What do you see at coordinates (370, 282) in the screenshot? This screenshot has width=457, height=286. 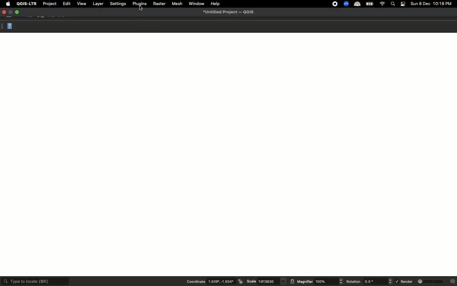 I see `Rotation` at bounding box center [370, 282].